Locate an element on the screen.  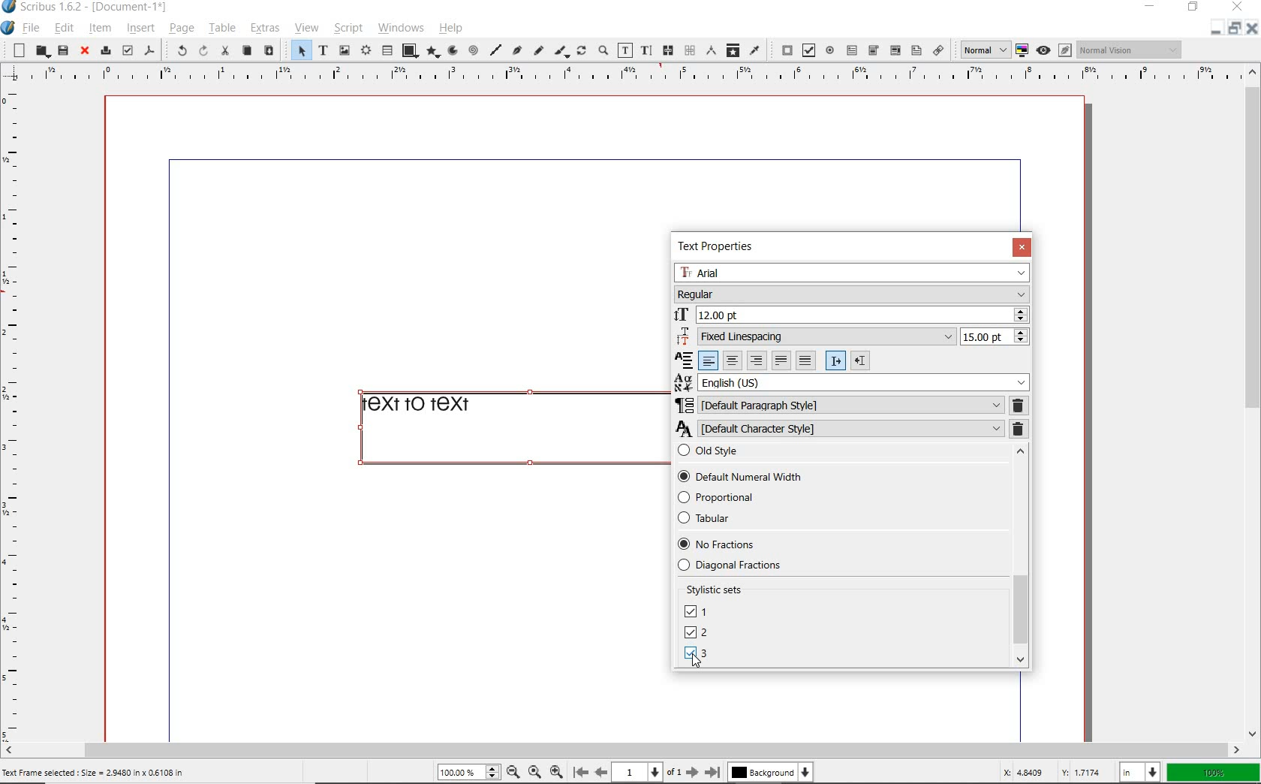
arc is located at coordinates (451, 51).